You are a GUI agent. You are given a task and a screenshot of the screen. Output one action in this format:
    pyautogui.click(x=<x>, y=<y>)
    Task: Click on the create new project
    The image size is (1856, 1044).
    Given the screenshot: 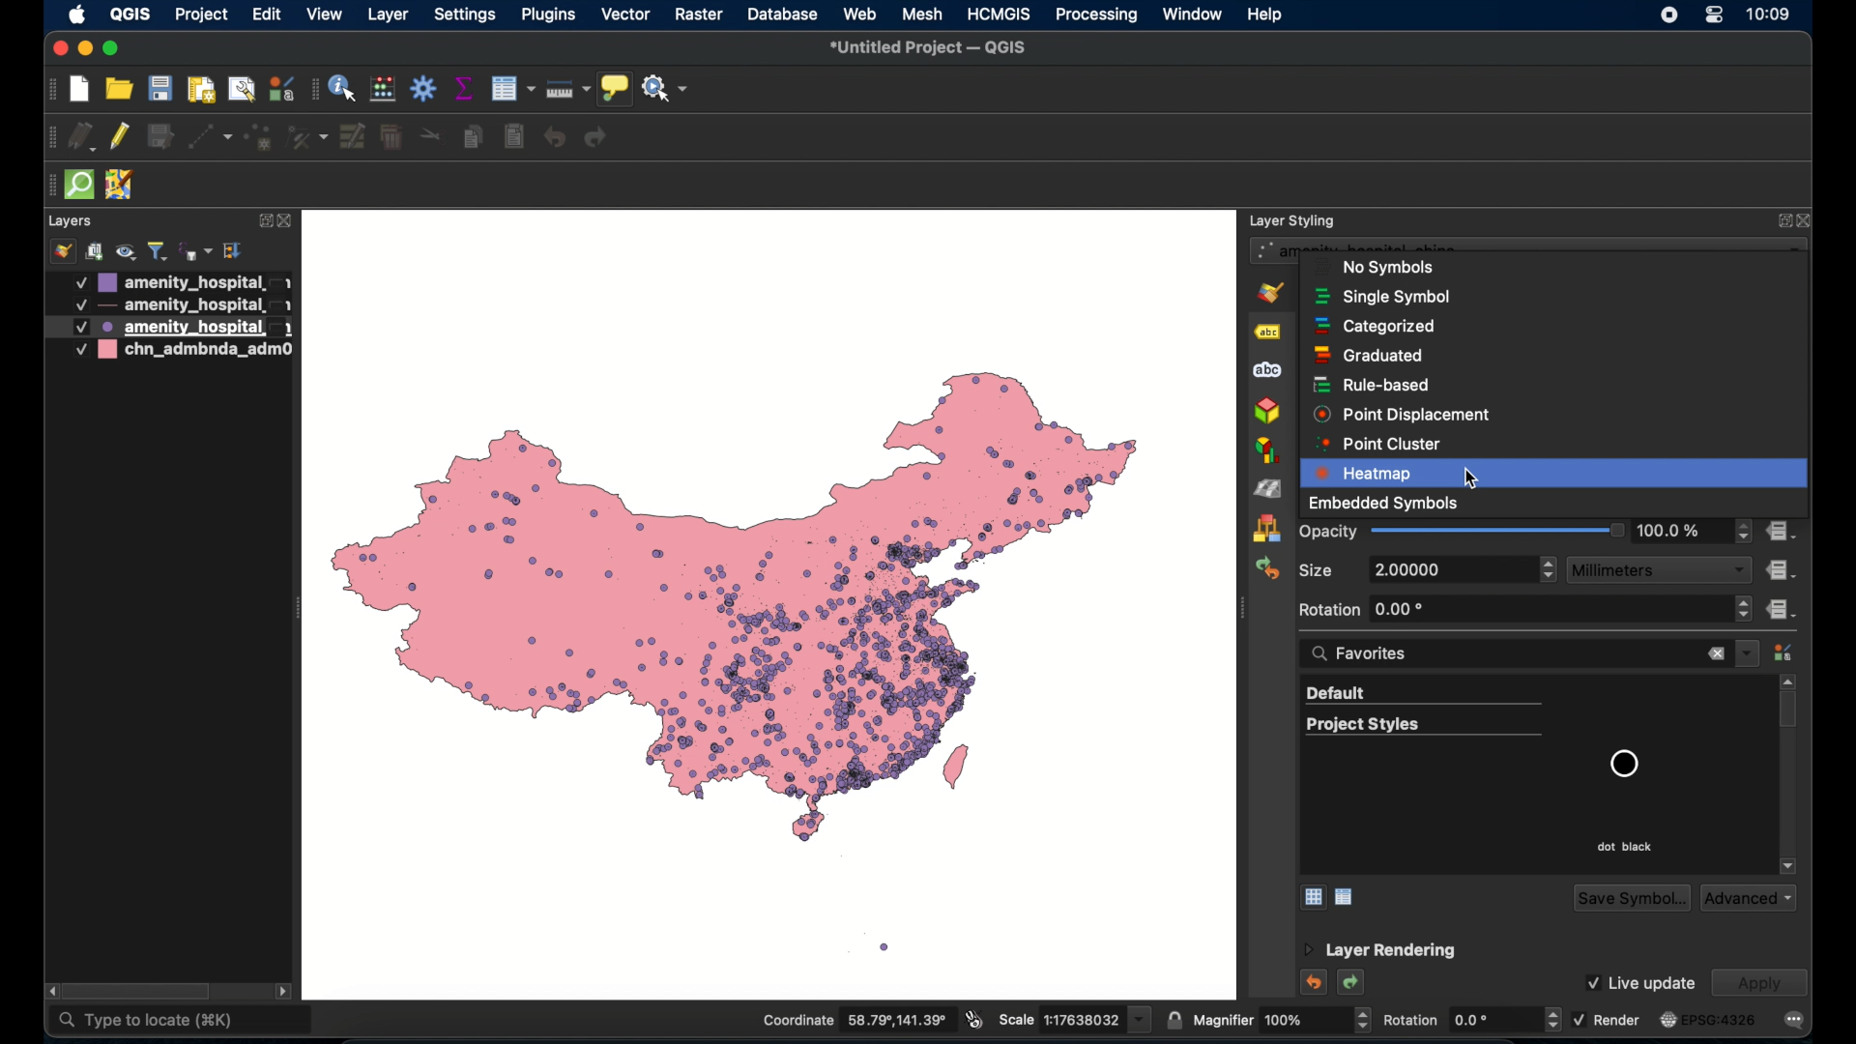 What is the action you would take?
    pyautogui.click(x=78, y=88)
    